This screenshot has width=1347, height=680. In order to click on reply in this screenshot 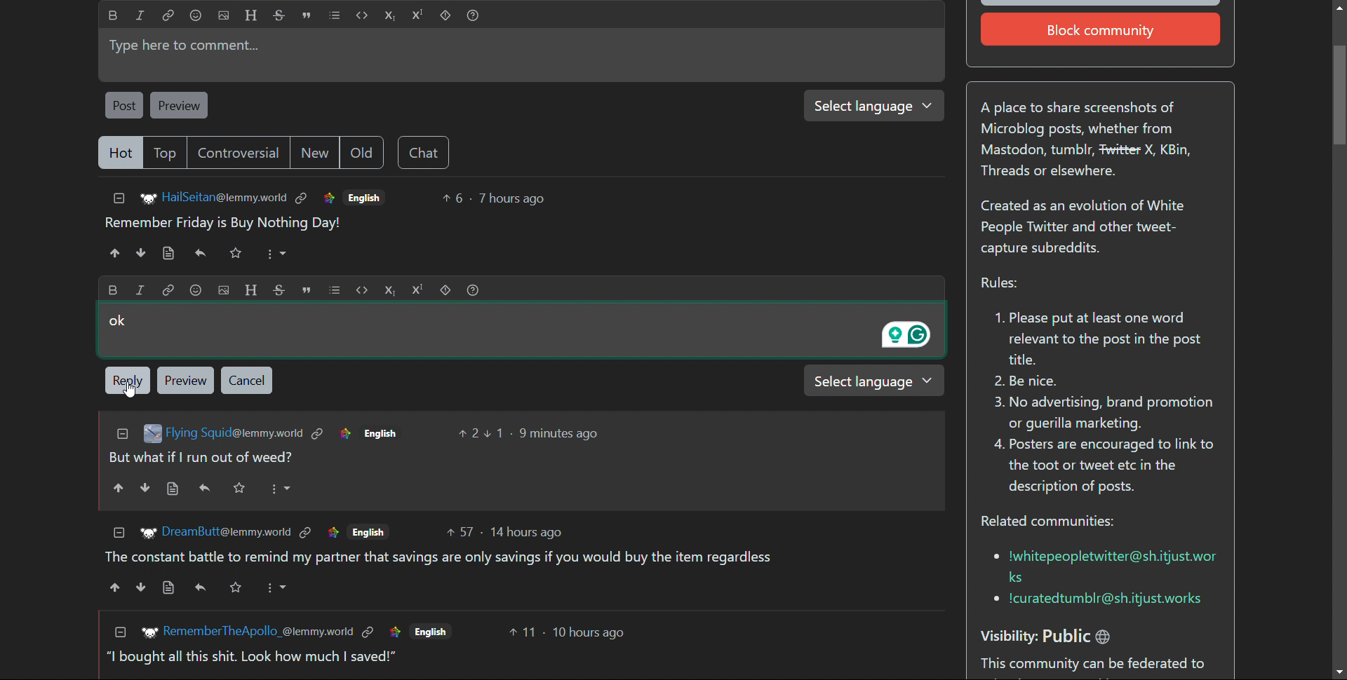, I will do `click(196, 587)`.